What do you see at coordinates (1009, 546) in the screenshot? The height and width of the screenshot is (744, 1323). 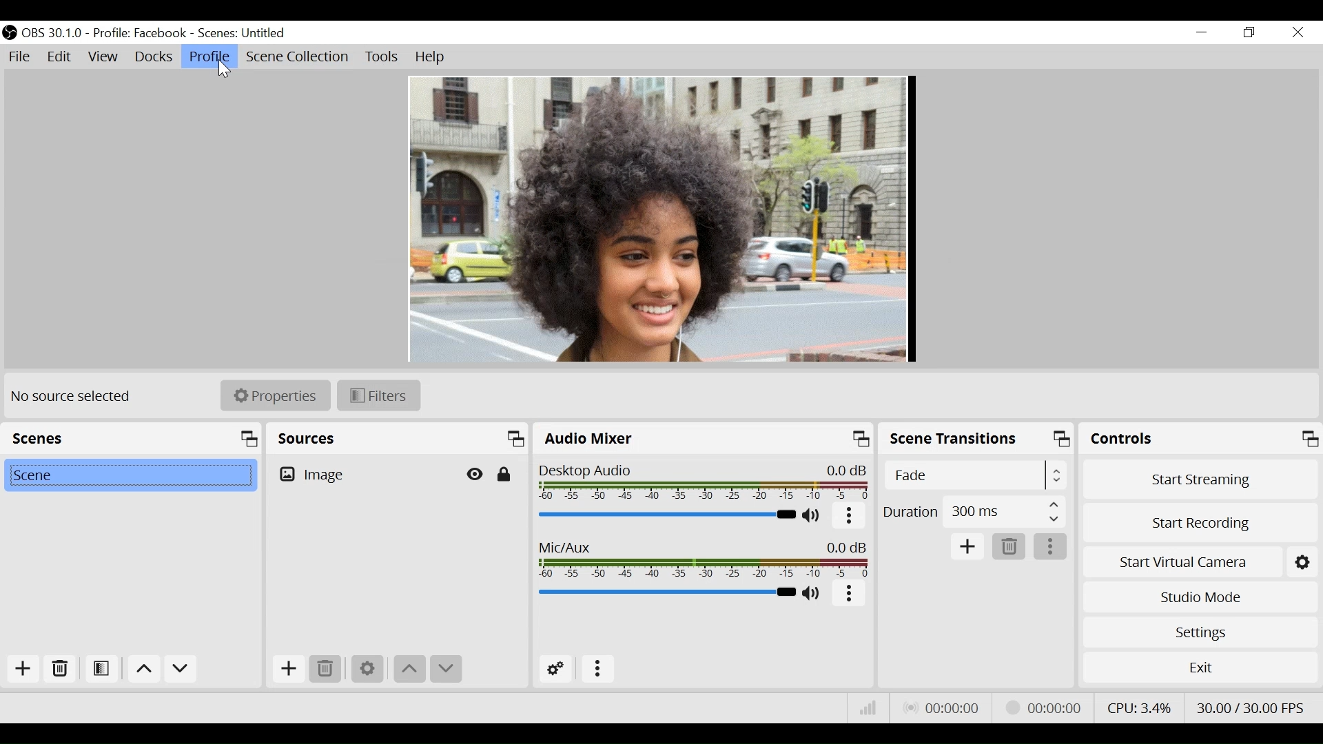 I see `Delete` at bounding box center [1009, 546].